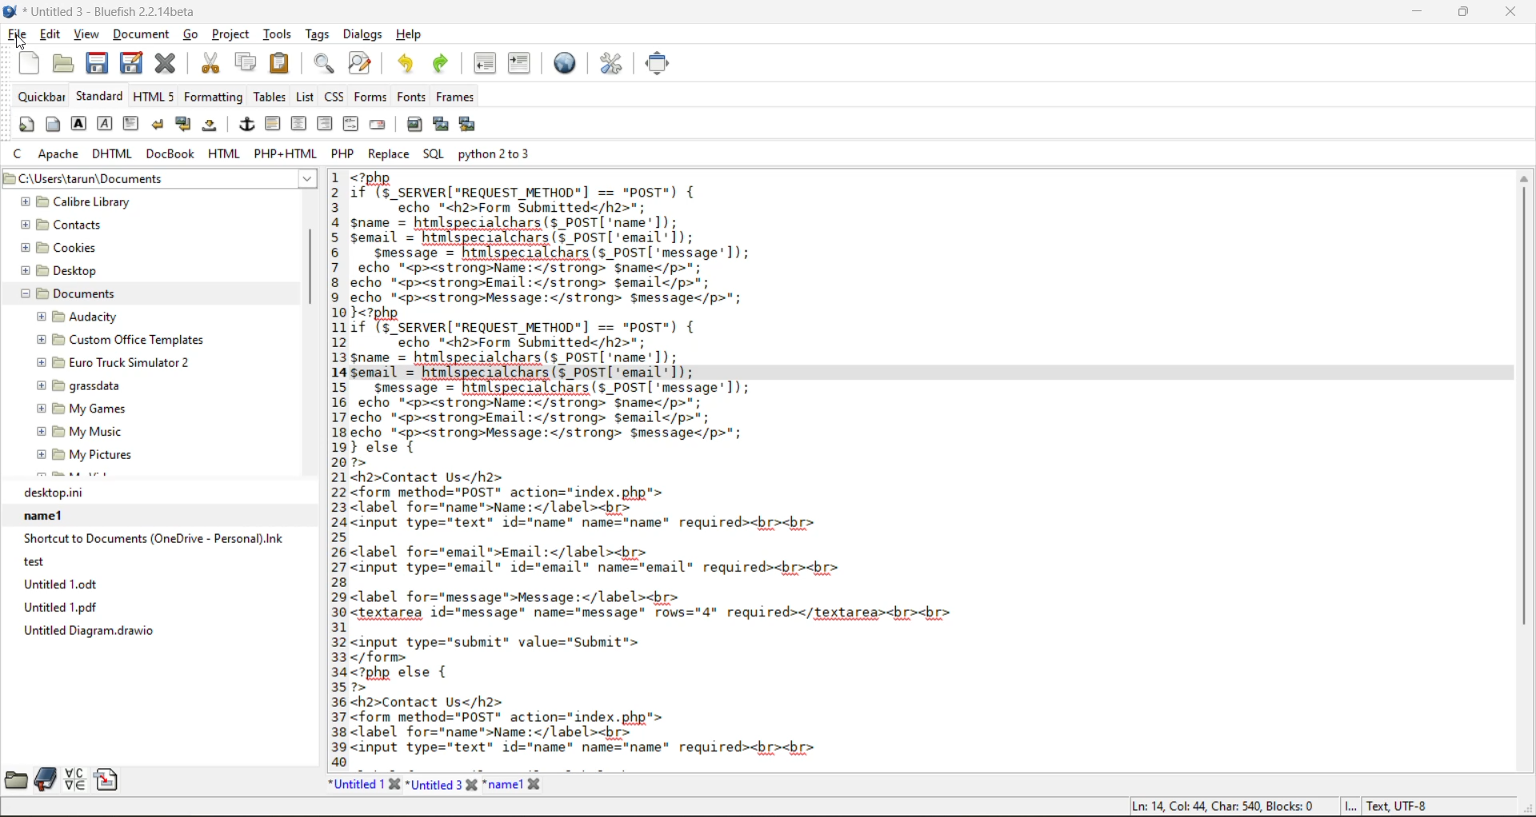  I want to click on paste, so click(278, 62).